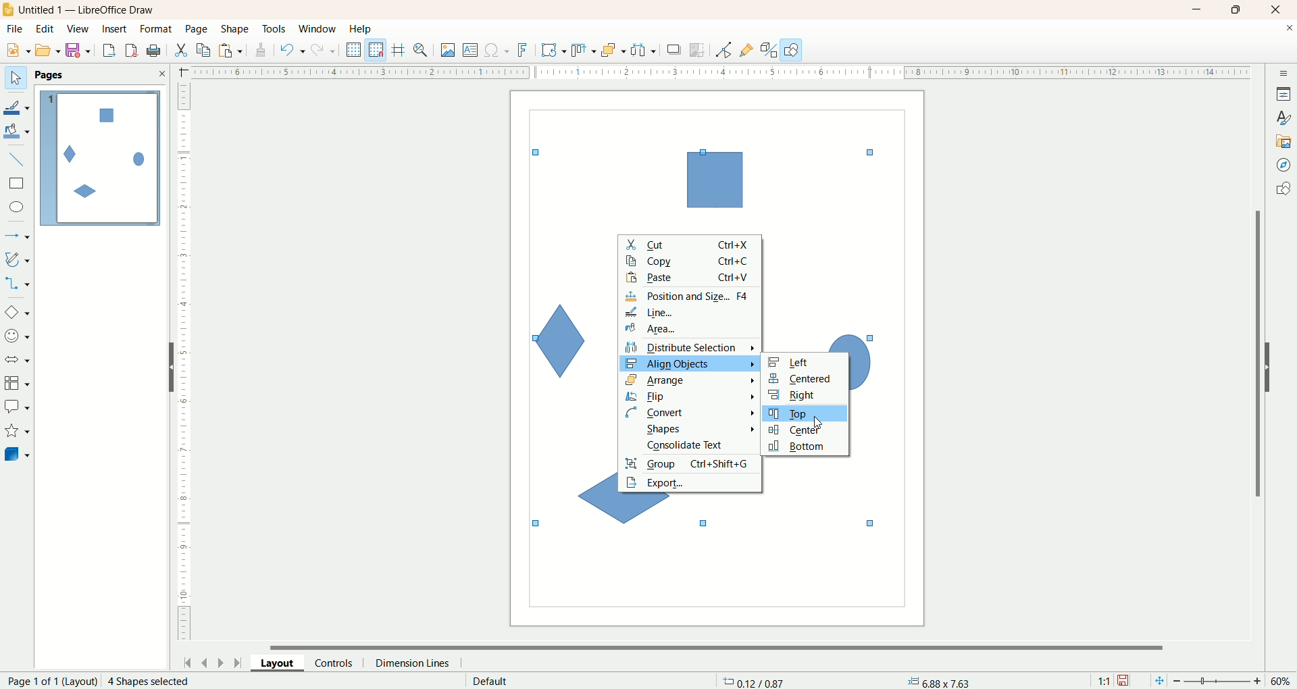 Image resolution: width=1297 pixels, height=689 pixels. What do you see at coordinates (472, 51) in the screenshot?
I see `text box` at bounding box center [472, 51].